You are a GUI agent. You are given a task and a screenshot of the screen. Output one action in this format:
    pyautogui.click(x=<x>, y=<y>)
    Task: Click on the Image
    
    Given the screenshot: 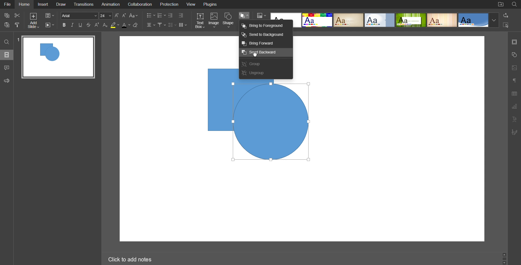 What is the action you would take?
    pyautogui.click(x=214, y=21)
    